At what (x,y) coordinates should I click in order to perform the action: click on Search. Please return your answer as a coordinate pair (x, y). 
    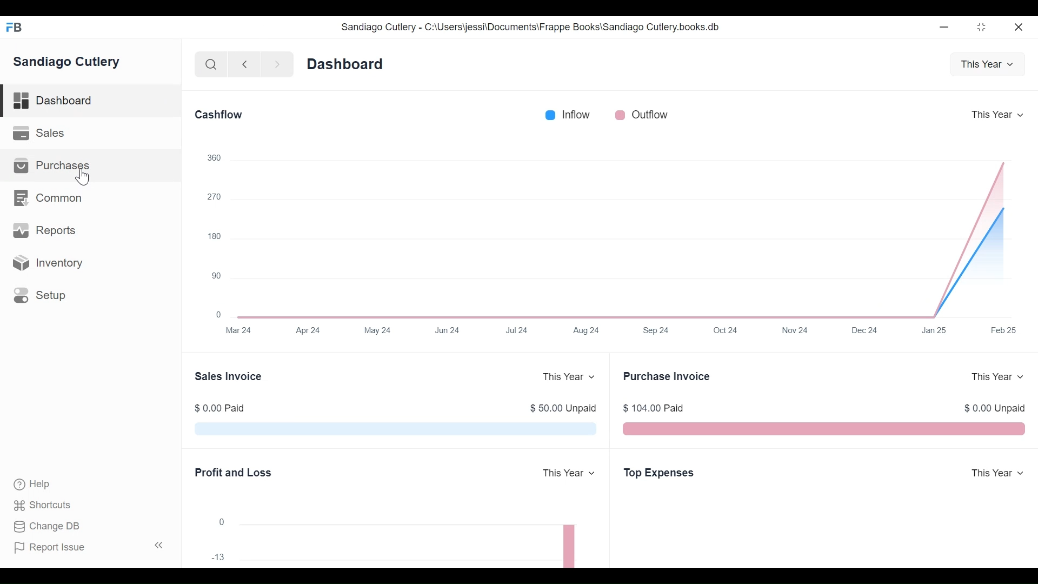
    Looking at the image, I should click on (211, 64).